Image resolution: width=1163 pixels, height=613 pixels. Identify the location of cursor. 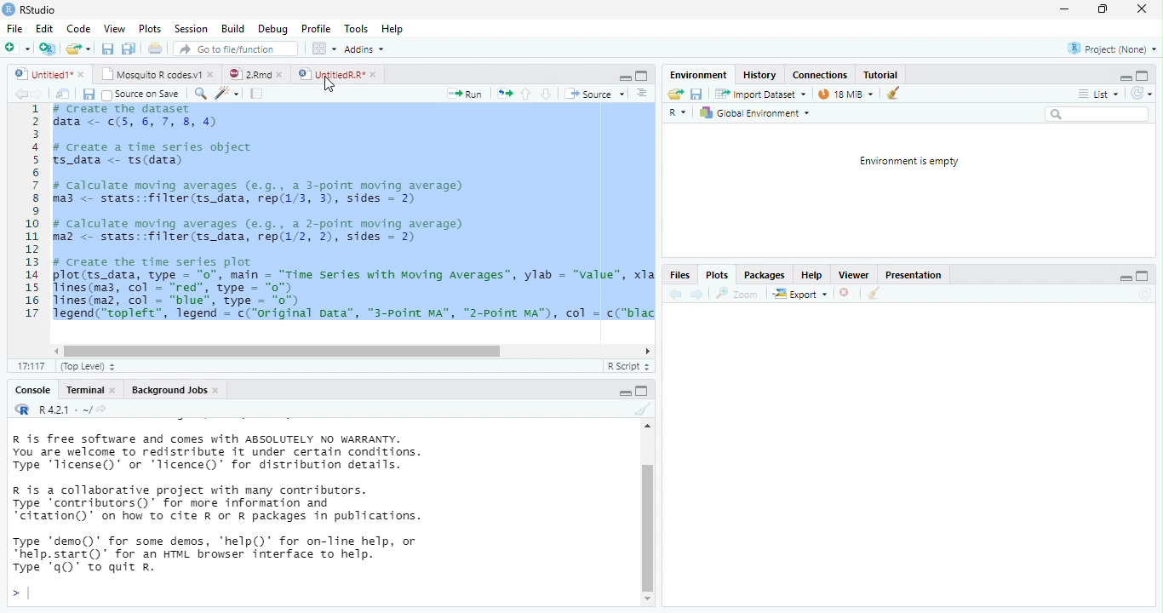
(329, 84).